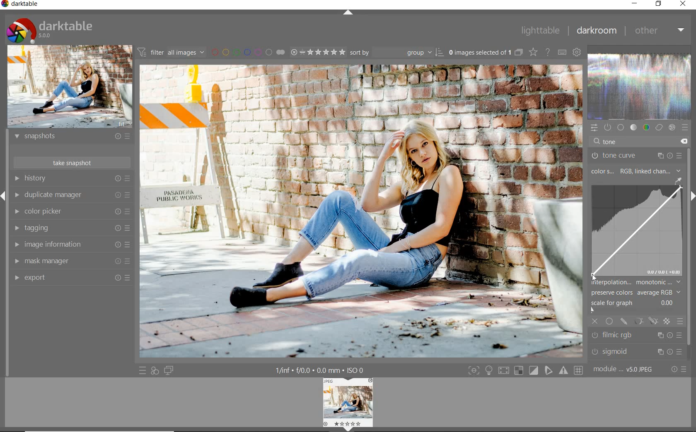 The width and height of the screenshot is (696, 432). I want to click on tone, so click(634, 128).